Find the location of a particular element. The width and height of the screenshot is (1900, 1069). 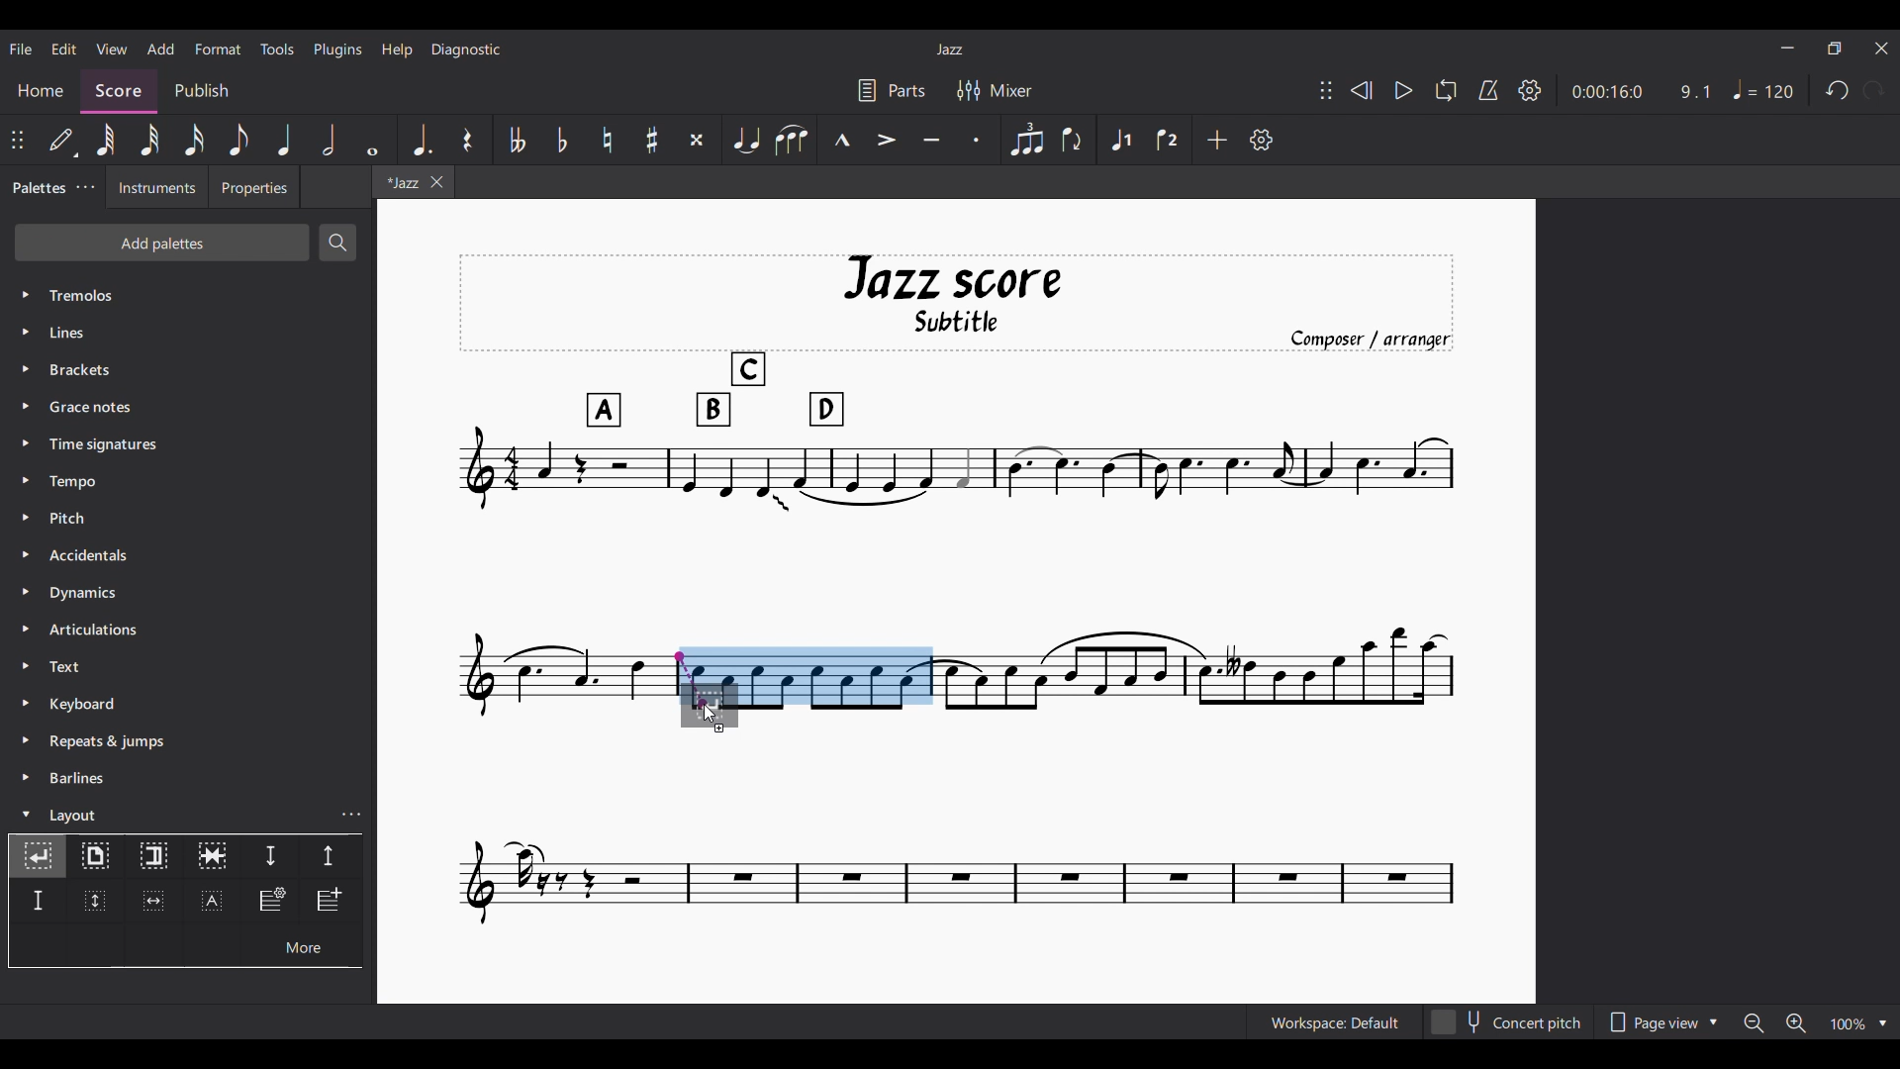

Articulations is located at coordinates (188, 630).